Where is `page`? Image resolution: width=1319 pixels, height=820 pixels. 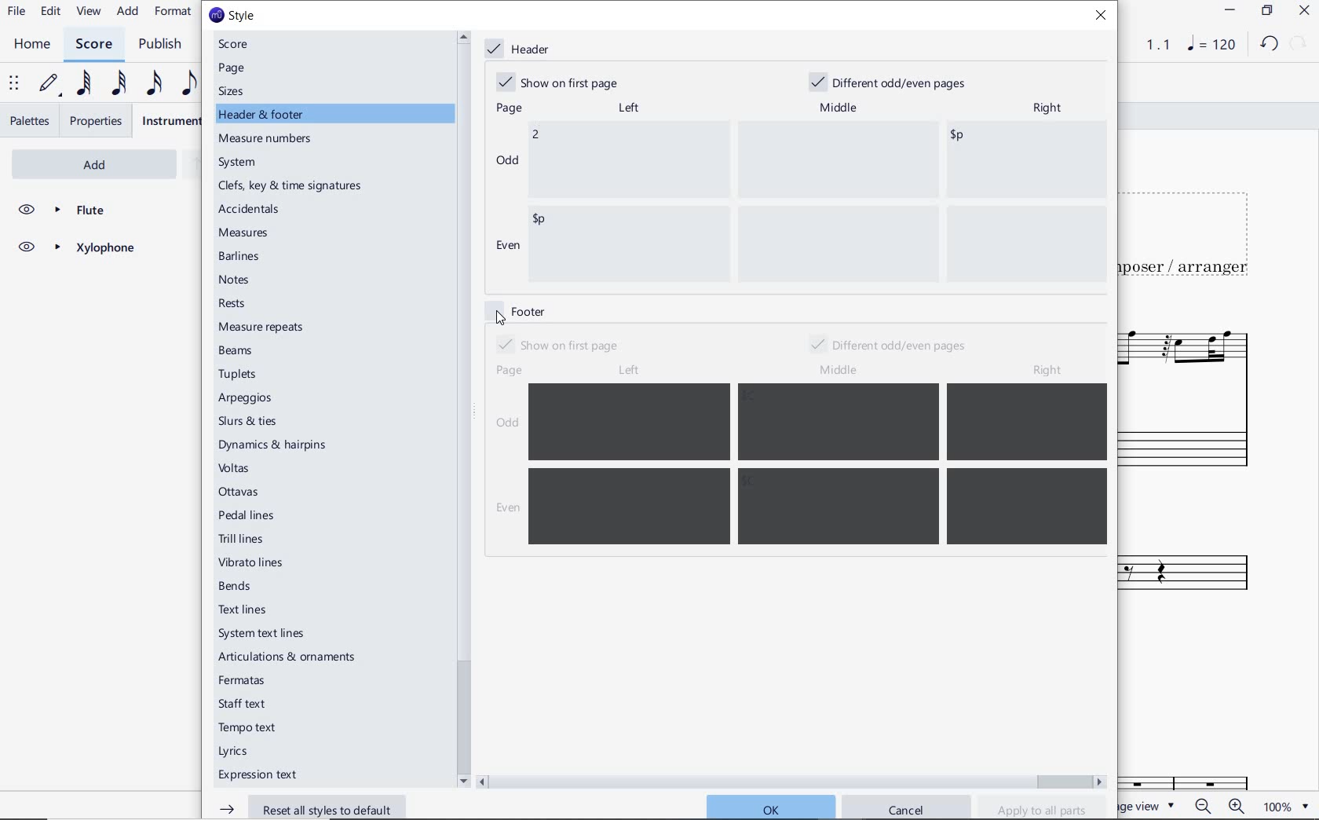
page is located at coordinates (233, 68).